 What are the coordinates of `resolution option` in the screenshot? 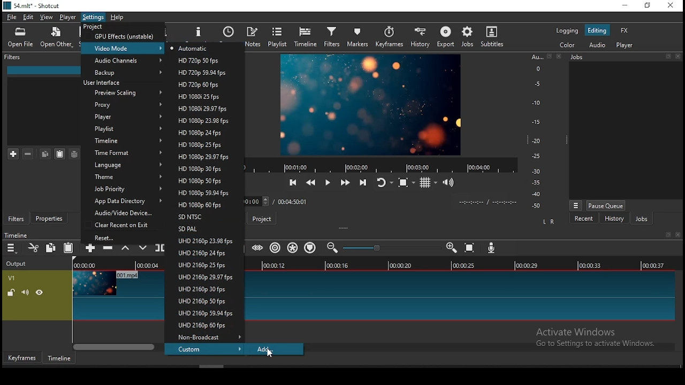 It's located at (205, 337).